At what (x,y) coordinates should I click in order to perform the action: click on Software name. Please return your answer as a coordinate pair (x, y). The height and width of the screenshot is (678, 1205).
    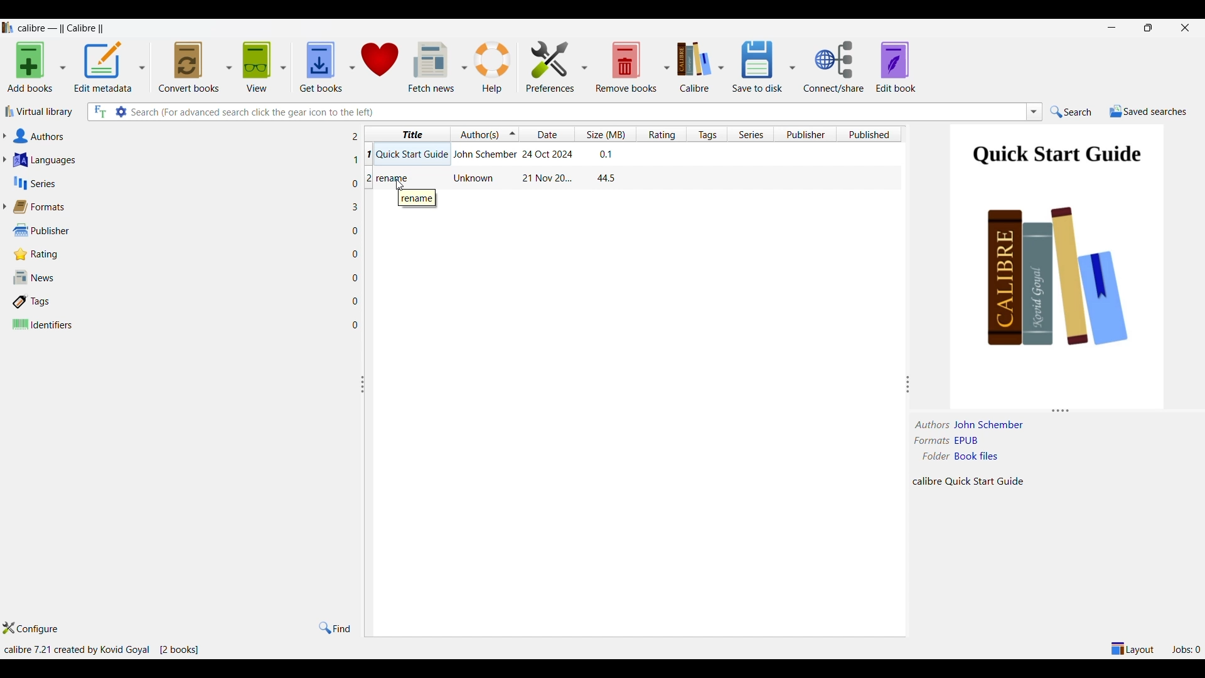
    Looking at the image, I should click on (64, 30).